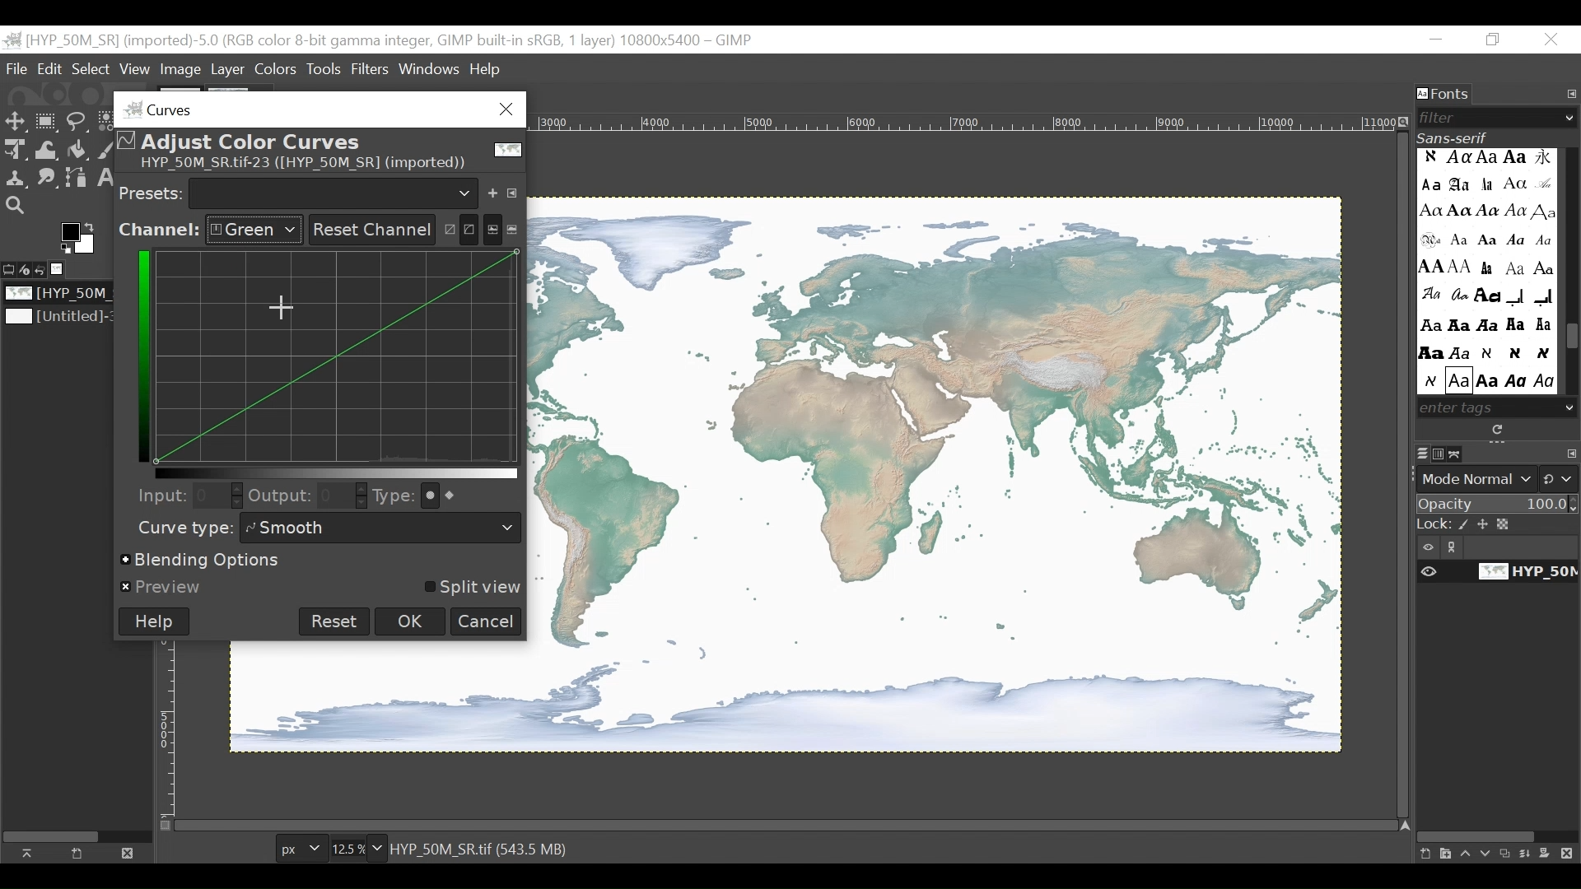 This screenshot has height=889, width=1581. Describe the element at coordinates (384, 528) in the screenshot. I see `Smooth` at that location.